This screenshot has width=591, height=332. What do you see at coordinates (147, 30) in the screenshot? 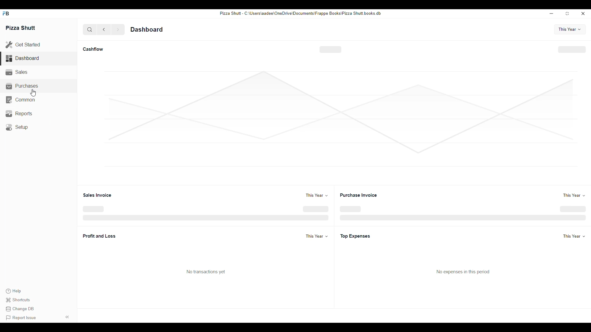
I see `Dashboard` at bounding box center [147, 30].